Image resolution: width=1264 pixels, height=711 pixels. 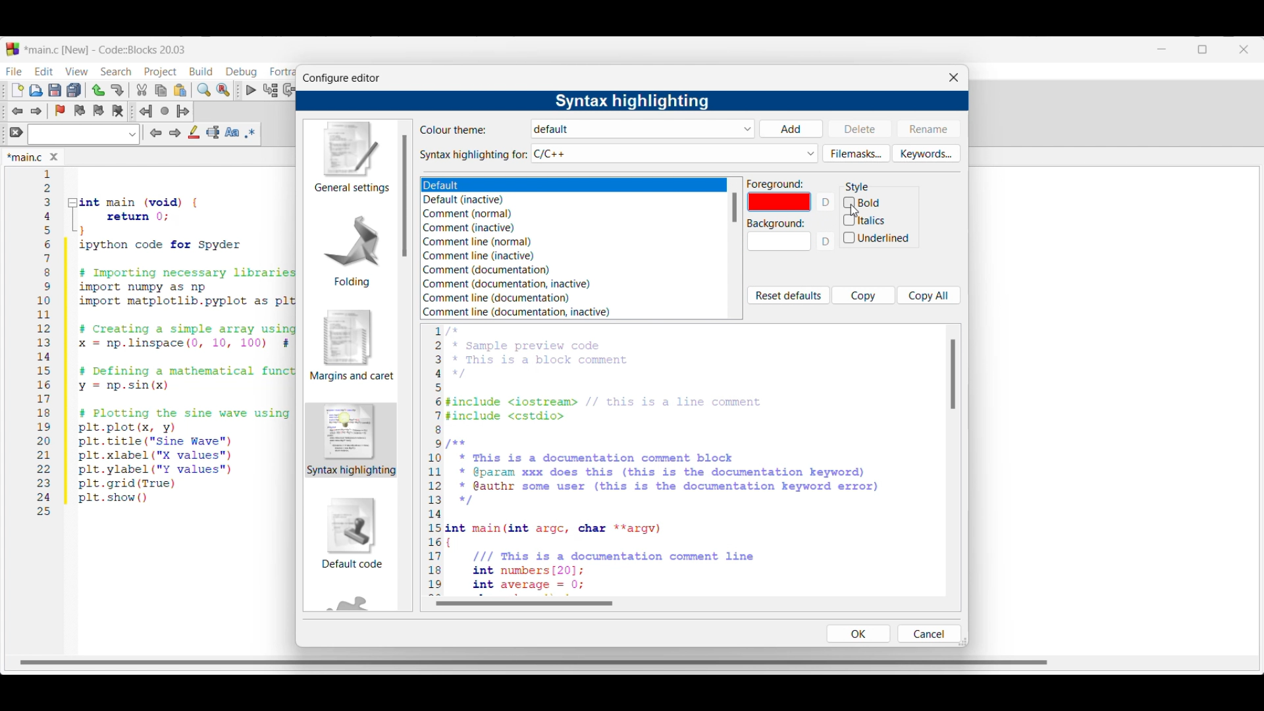 What do you see at coordinates (194, 132) in the screenshot?
I see `Highlight` at bounding box center [194, 132].